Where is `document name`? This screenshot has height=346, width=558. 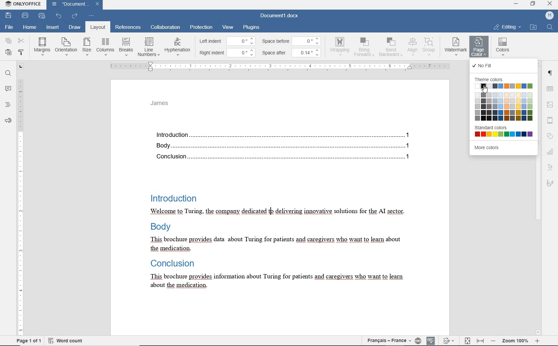
document name is located at coordinates (70, 5).